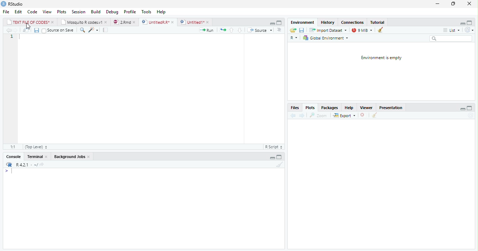  I want to click on hide console, so click(470, 108).